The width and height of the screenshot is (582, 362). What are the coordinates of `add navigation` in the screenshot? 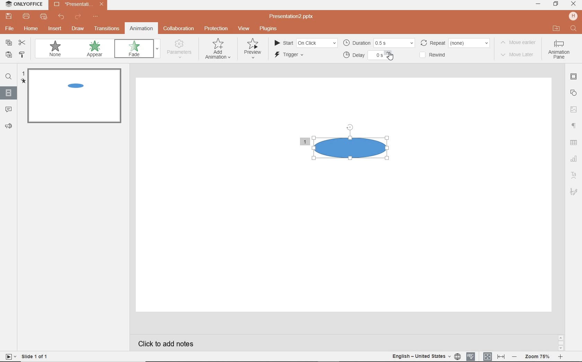 It's located at (219, 49).